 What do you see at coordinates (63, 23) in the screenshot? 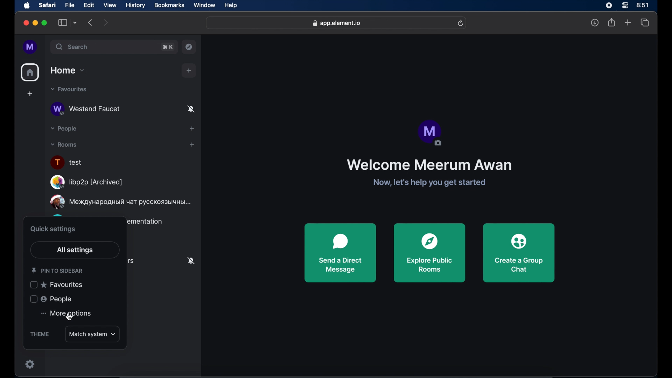
I see `show sidebar` at bounding box center [63, 23].